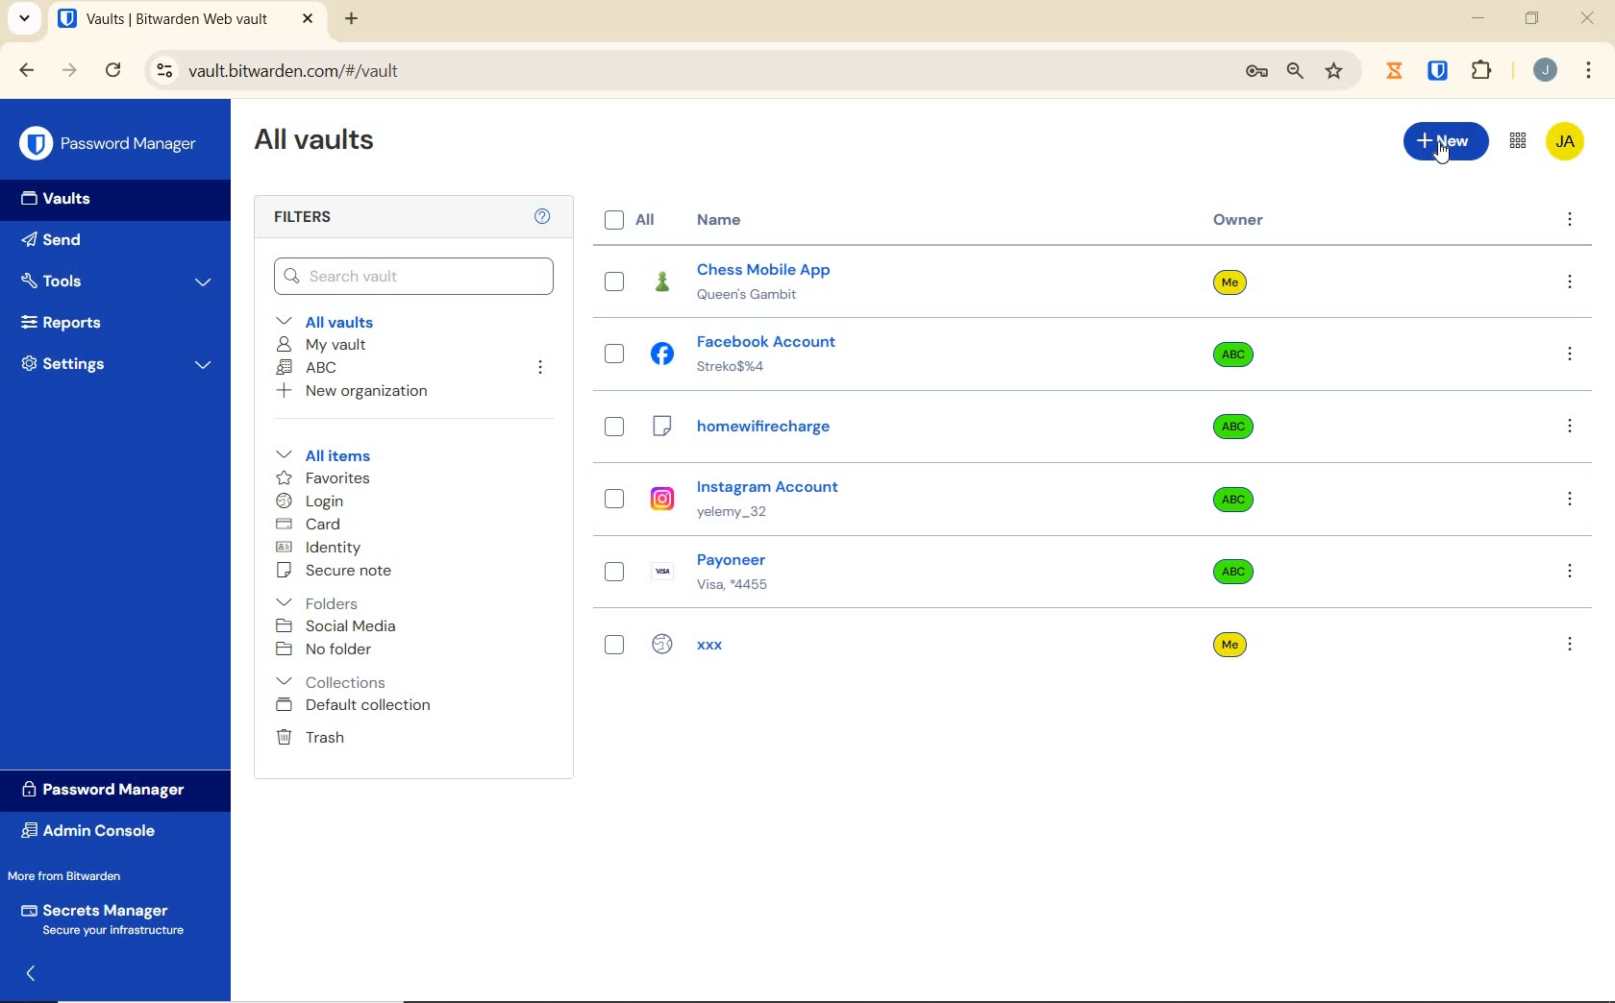 This screenshot has width=1615, height=1003. I want to click on No folder, so click(330, 650).